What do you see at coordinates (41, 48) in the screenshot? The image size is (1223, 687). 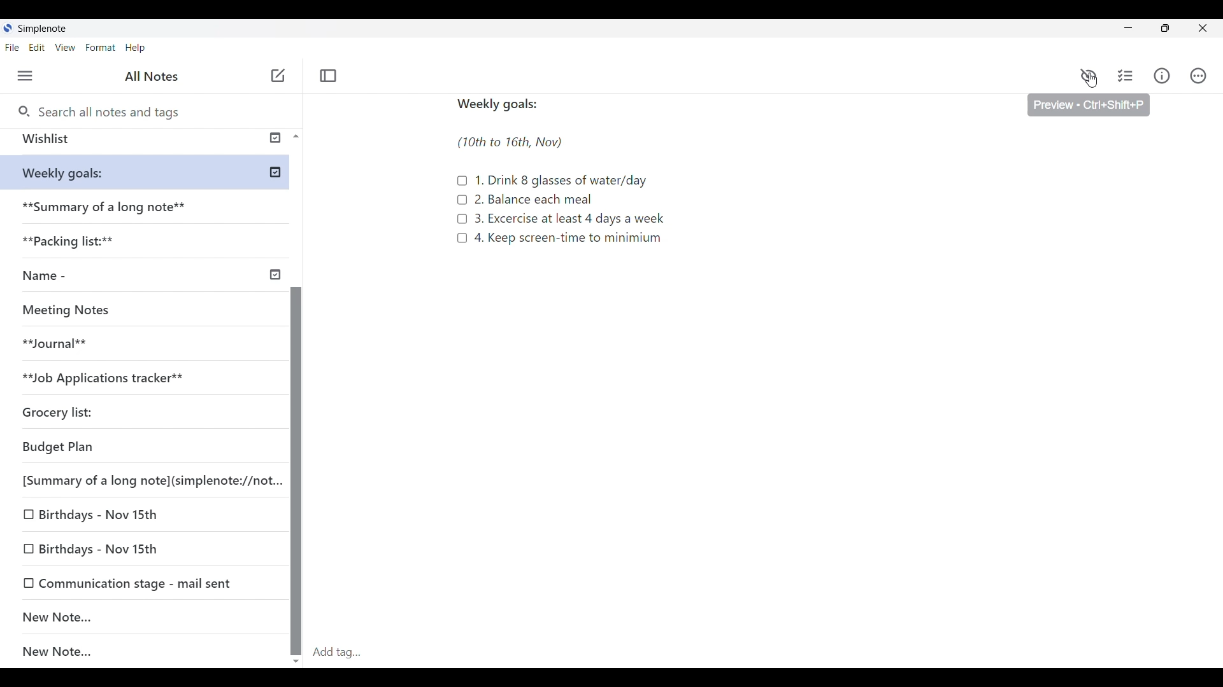 I see `Edit` at bounding box center [41, 48].